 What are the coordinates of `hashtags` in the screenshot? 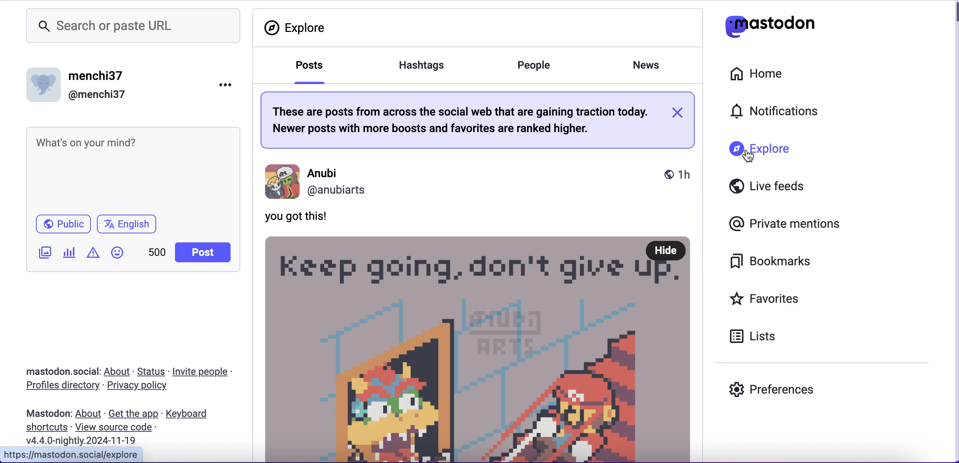 It's located at (435, 64).